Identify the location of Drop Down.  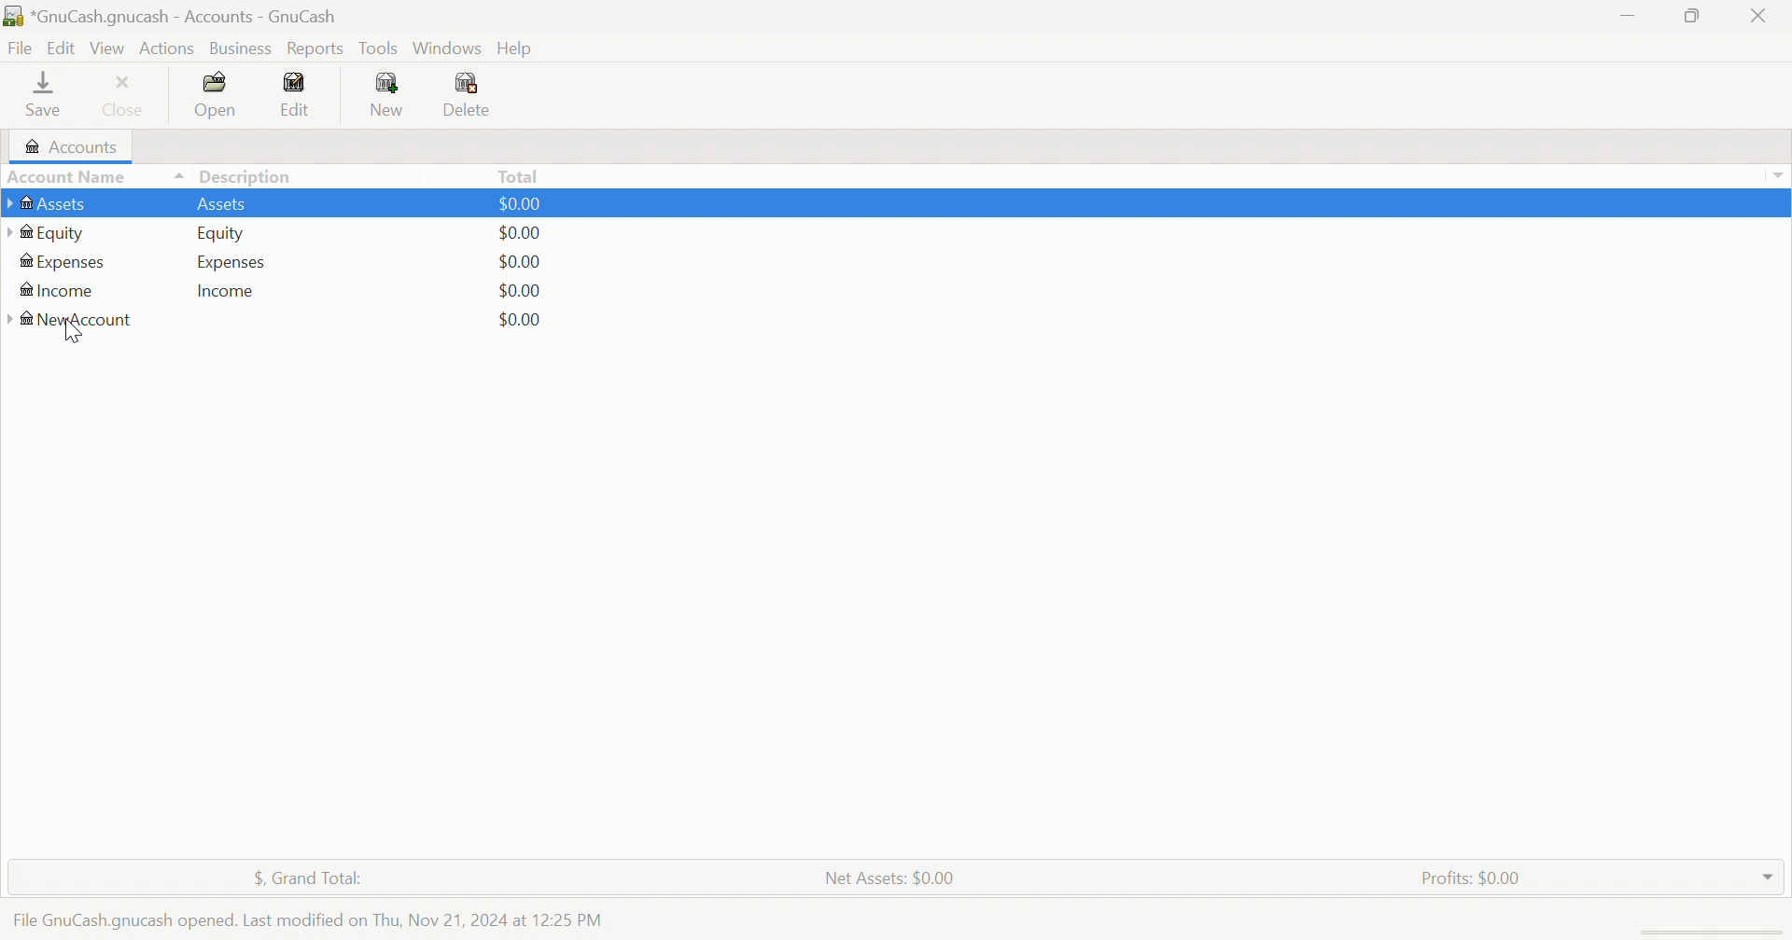
(1777, 175).